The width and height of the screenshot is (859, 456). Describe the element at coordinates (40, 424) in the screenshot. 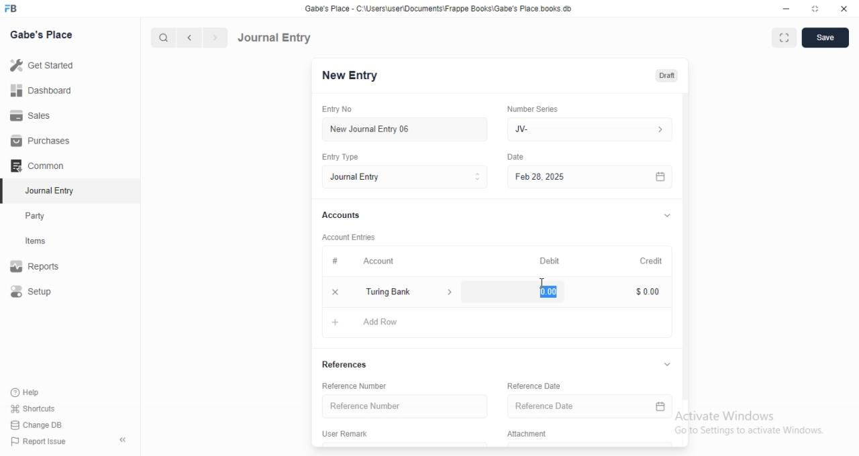

I see `Change DB` at that location.